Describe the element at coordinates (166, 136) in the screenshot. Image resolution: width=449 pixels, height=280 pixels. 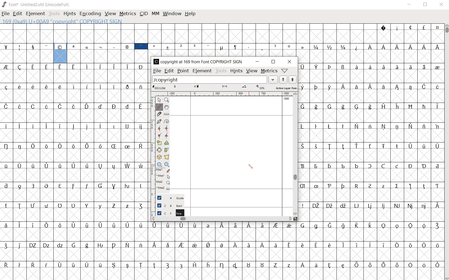
I see `Add a corner point` at that location.